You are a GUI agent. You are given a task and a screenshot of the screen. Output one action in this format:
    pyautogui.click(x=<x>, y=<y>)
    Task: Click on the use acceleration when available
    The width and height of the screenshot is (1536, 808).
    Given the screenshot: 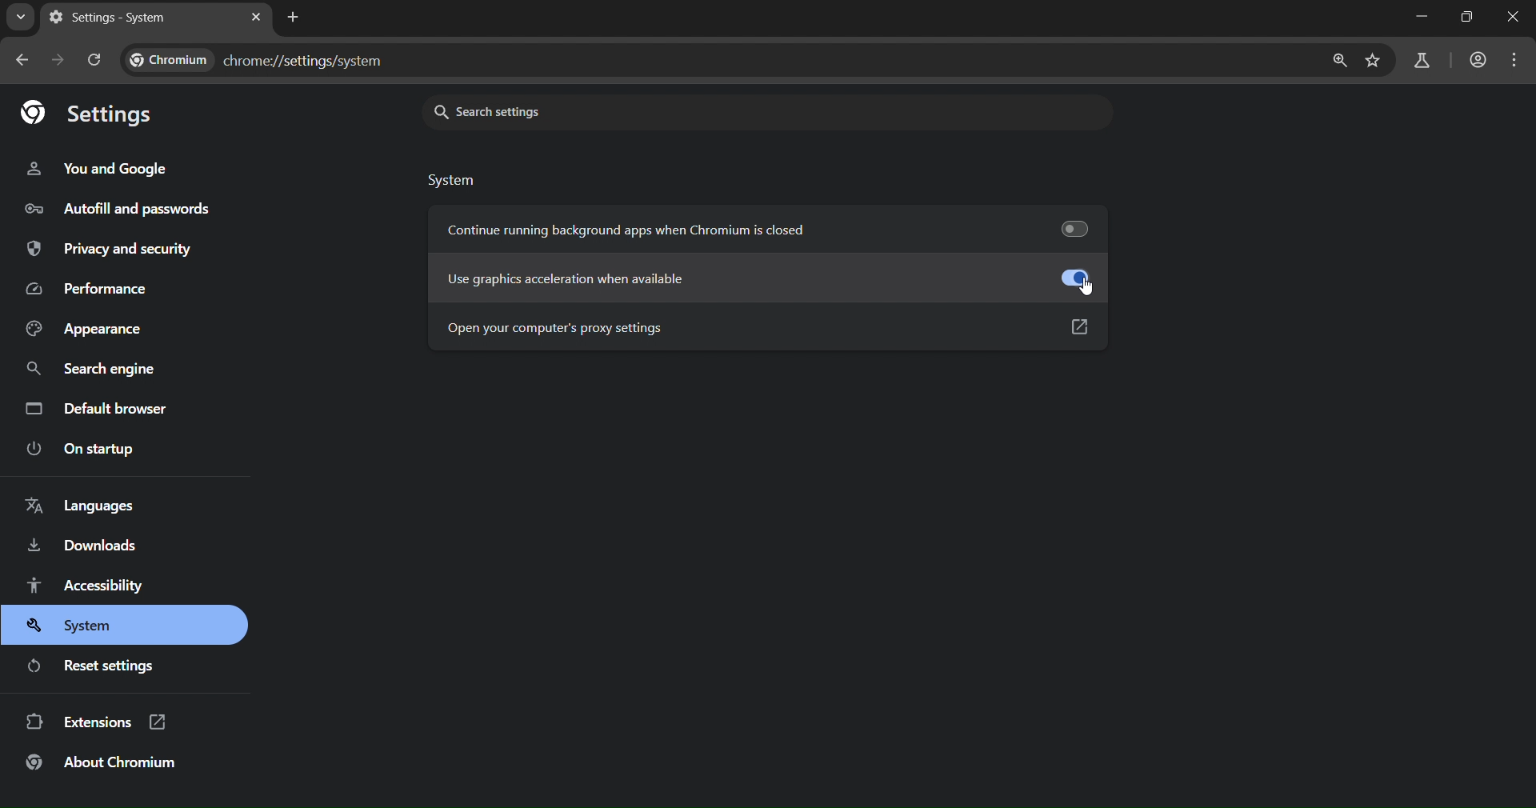 What is the action you would take?
    pyautogui.click(x=578, y=276)
    